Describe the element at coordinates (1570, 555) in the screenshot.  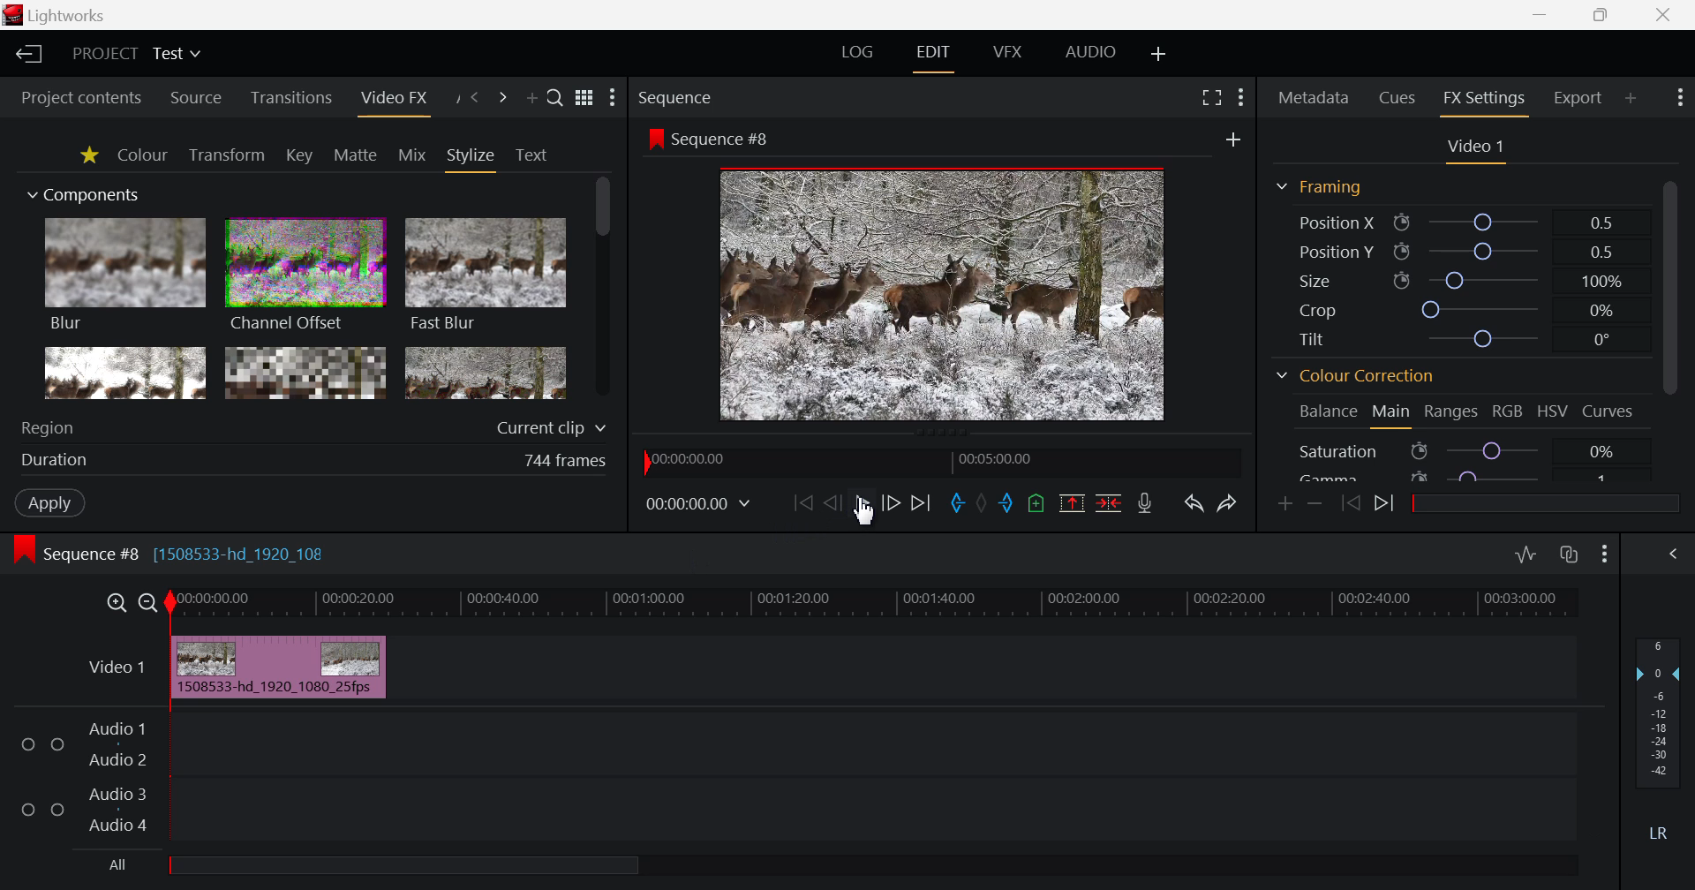
I see `Toggle auto track sync` at that location.